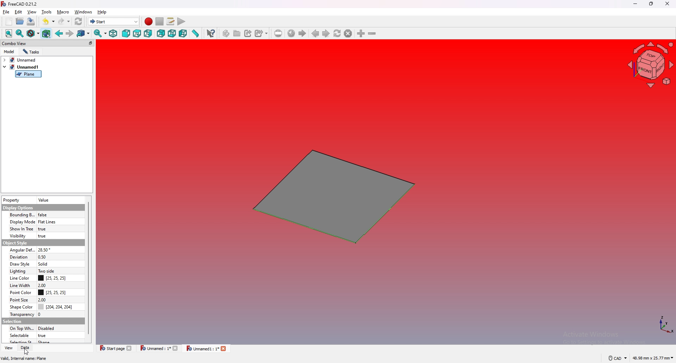  What do you see at coordinates (18, 236) in the screenshot?
I see `visibility` at bounding box center [18, 236].